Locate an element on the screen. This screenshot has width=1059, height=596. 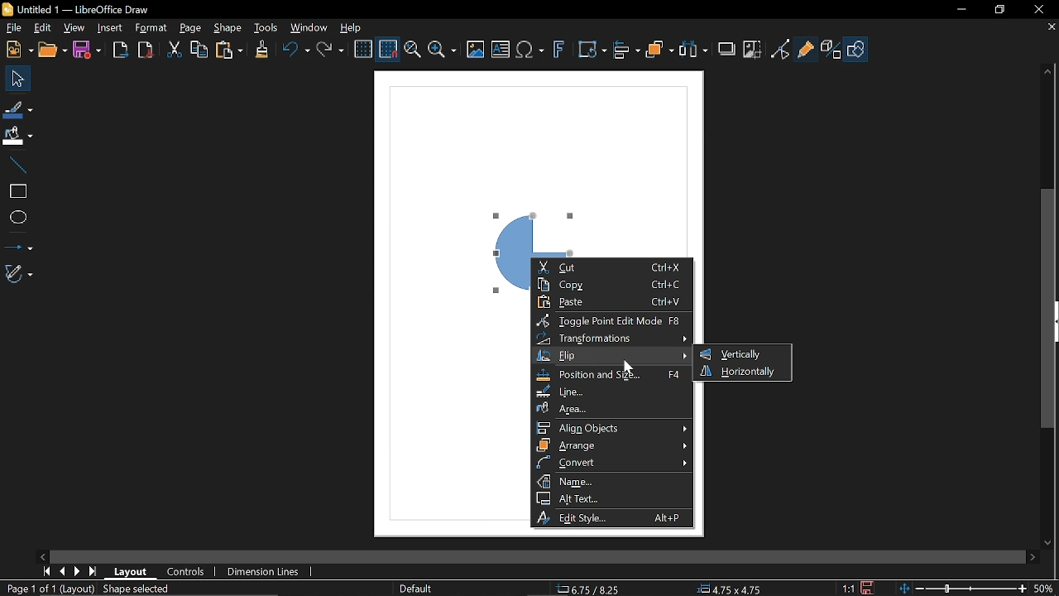
Shapes is located at coordinates (857, 50).